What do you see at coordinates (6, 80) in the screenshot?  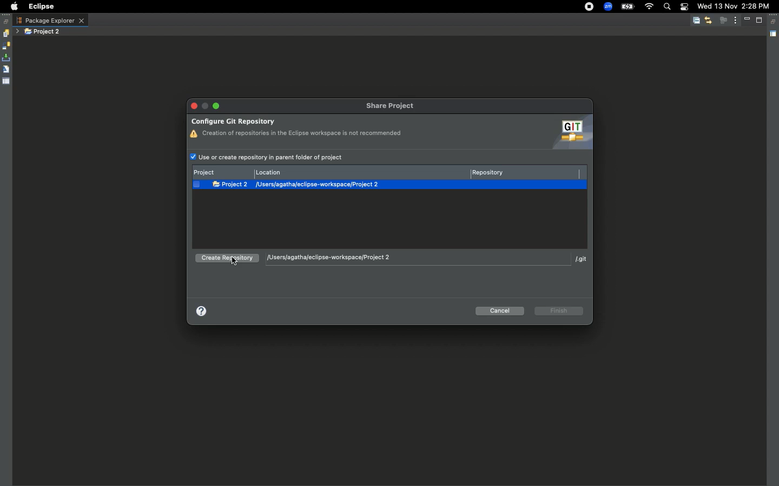 I see `Properties` at bounding box center [6, 80].